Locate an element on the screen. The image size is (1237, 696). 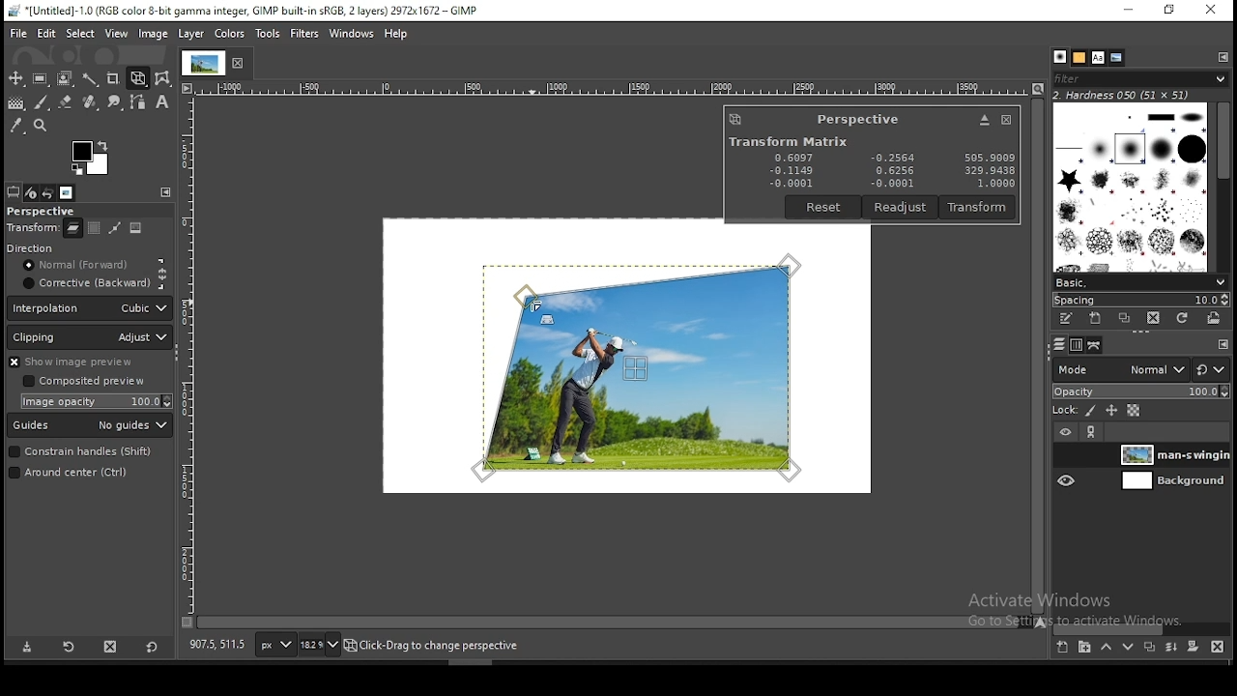
brushes is located at coordinates (1058, 57).